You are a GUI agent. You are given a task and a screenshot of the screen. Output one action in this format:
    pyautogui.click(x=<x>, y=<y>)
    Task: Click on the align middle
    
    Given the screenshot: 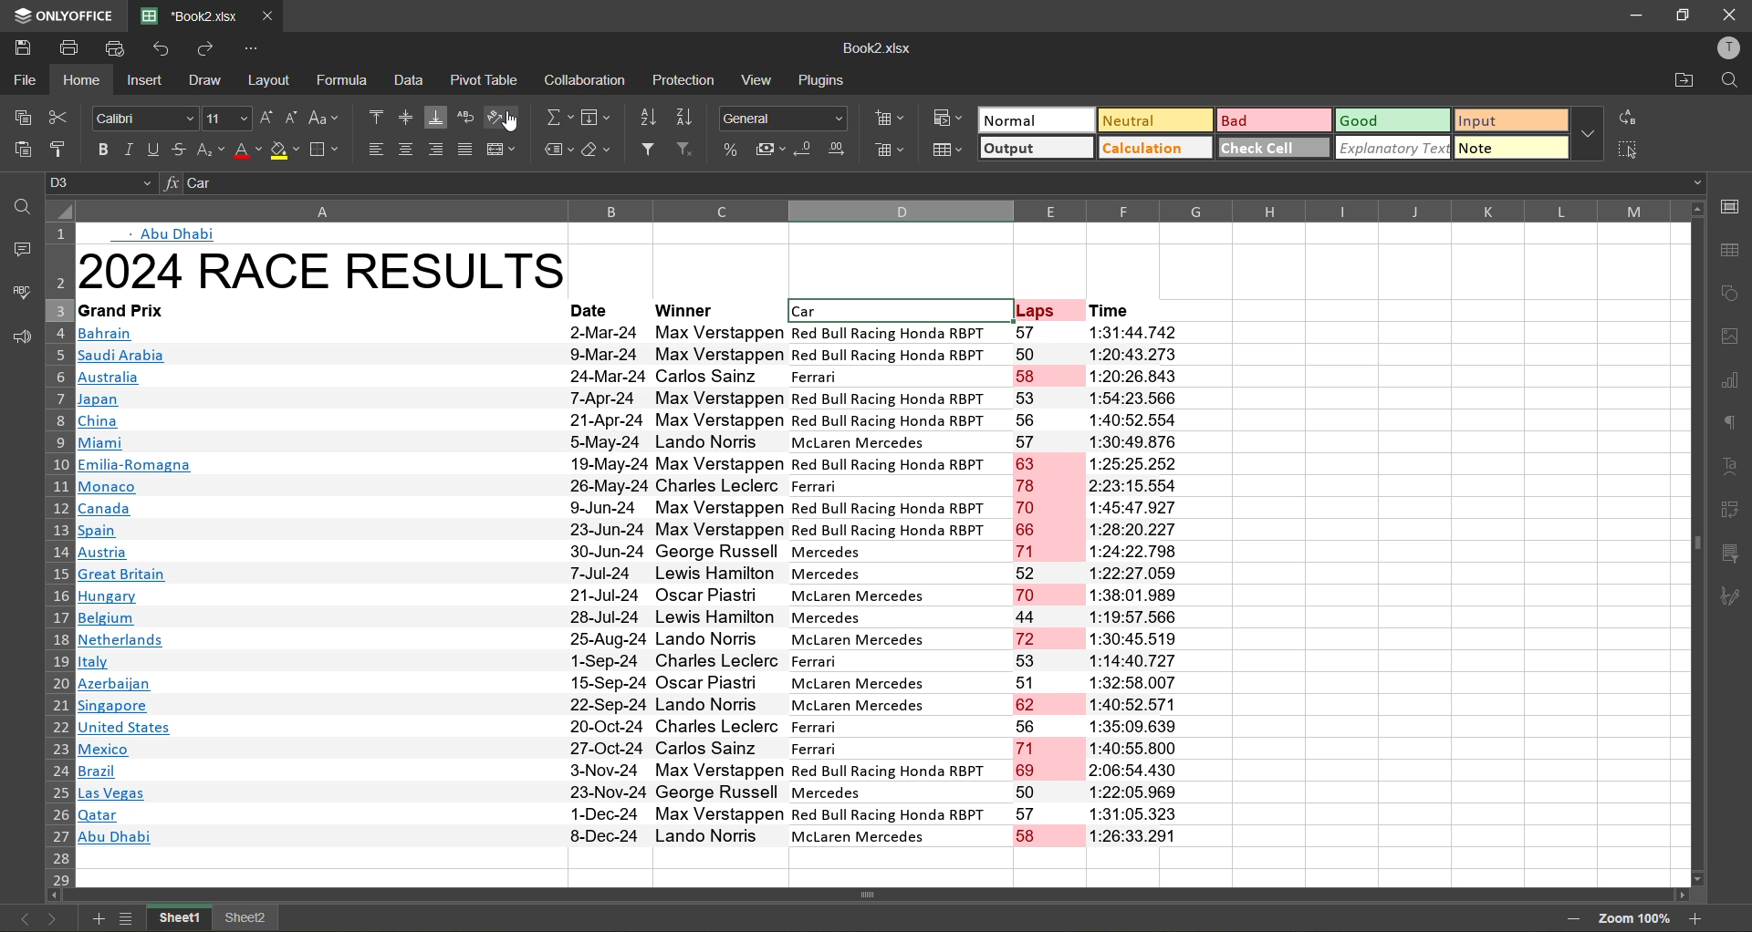 What is the action you would take?
    pyautogui.click(x=407, y=118)
    